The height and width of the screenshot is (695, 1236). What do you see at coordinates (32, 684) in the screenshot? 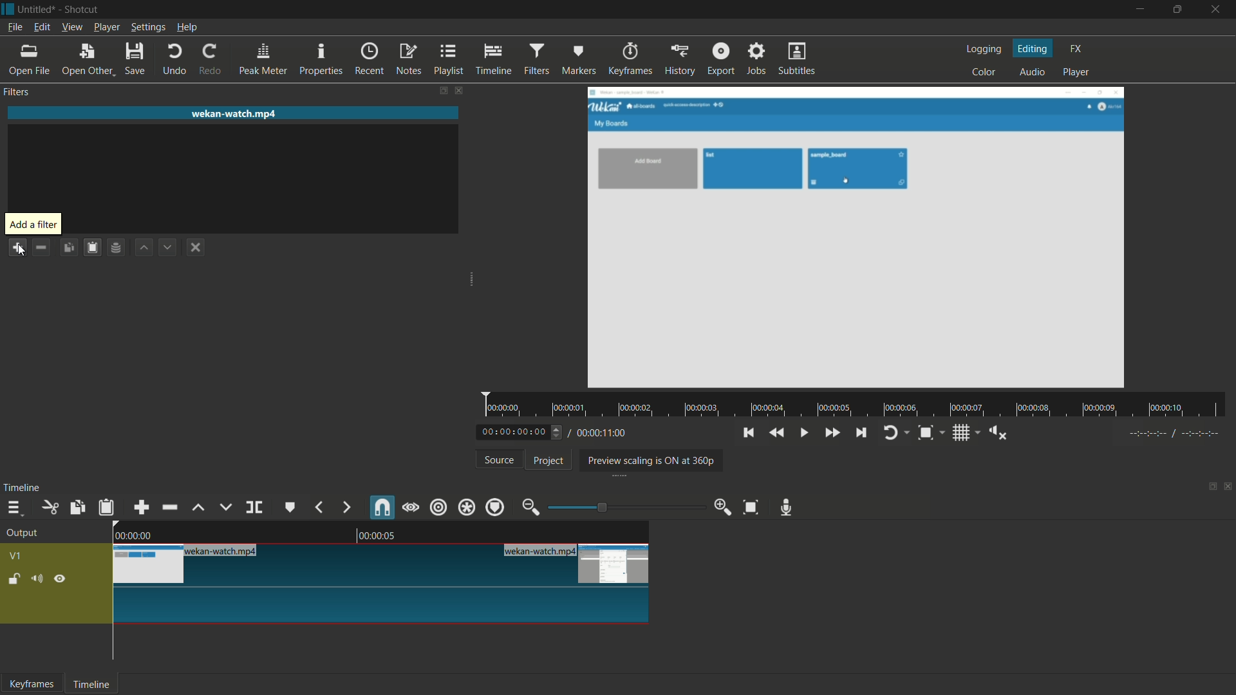
I see `keyframes` at bounding box center [32, 684].